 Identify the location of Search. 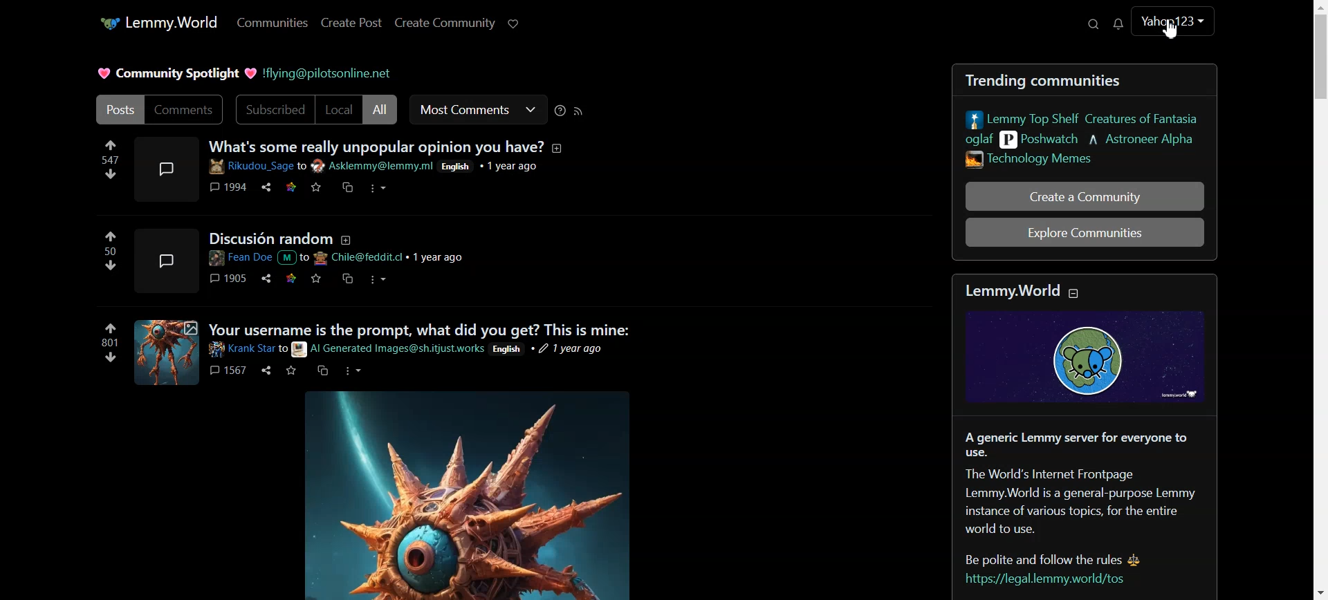
(1094, 24).